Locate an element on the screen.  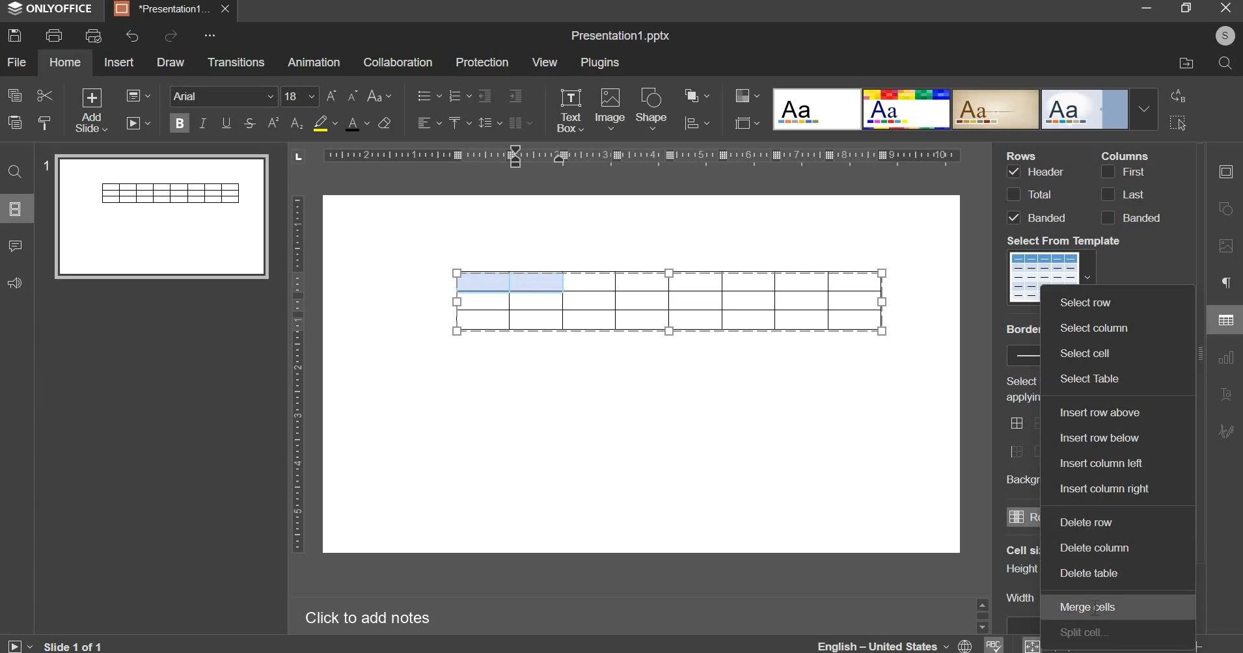
Cell size's column is located at coordinates (1022, 575).